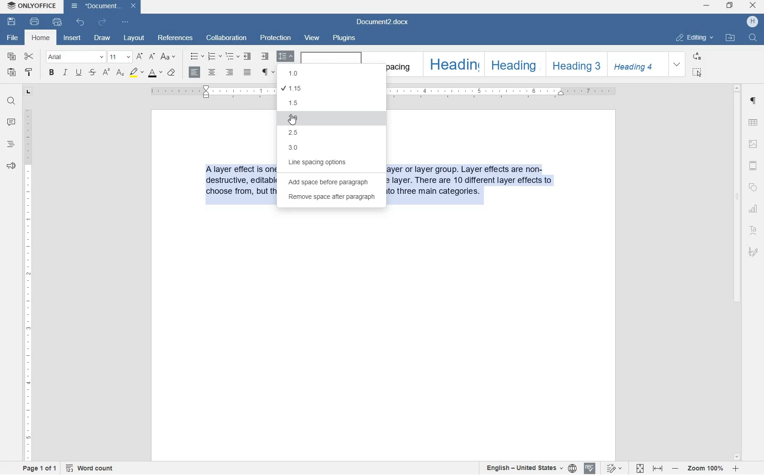  What do you see at coordinates (402, 65) in the screenshot?
I see `no spacing` at bounding box center [402, 65].